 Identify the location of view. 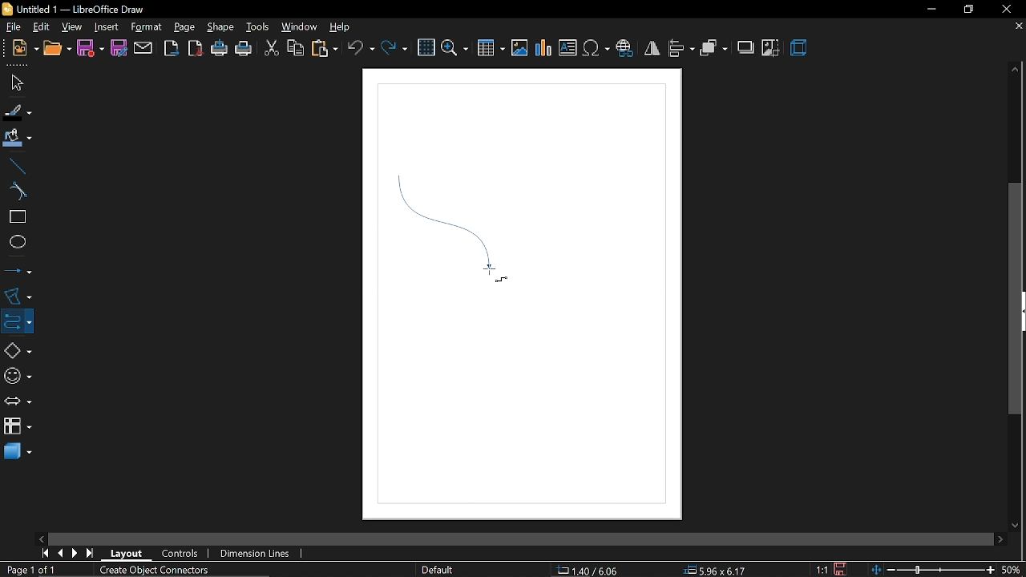
(72, 26).